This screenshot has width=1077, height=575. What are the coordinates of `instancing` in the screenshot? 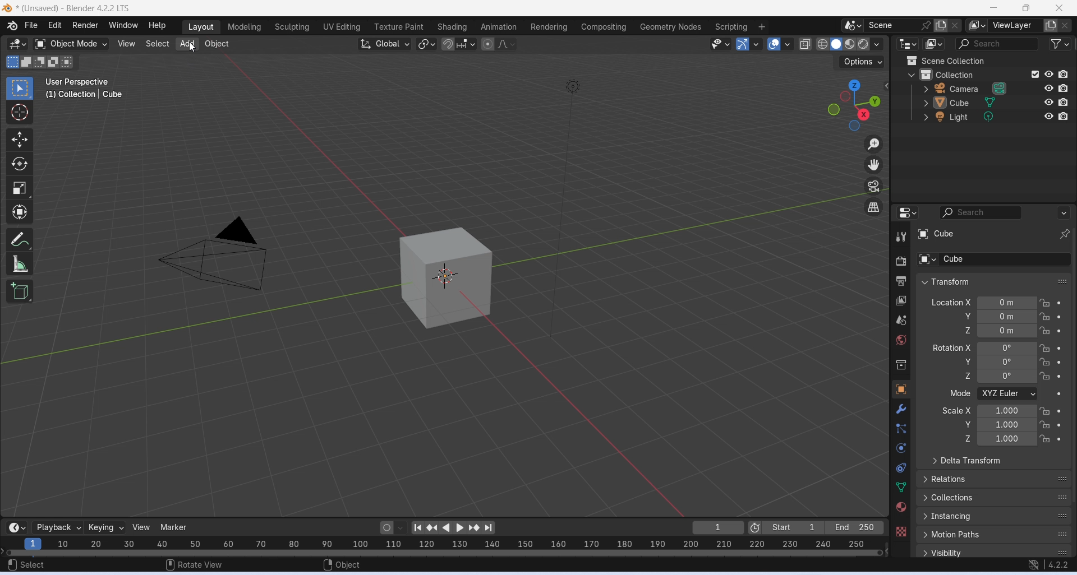 It's located at (995, 516).